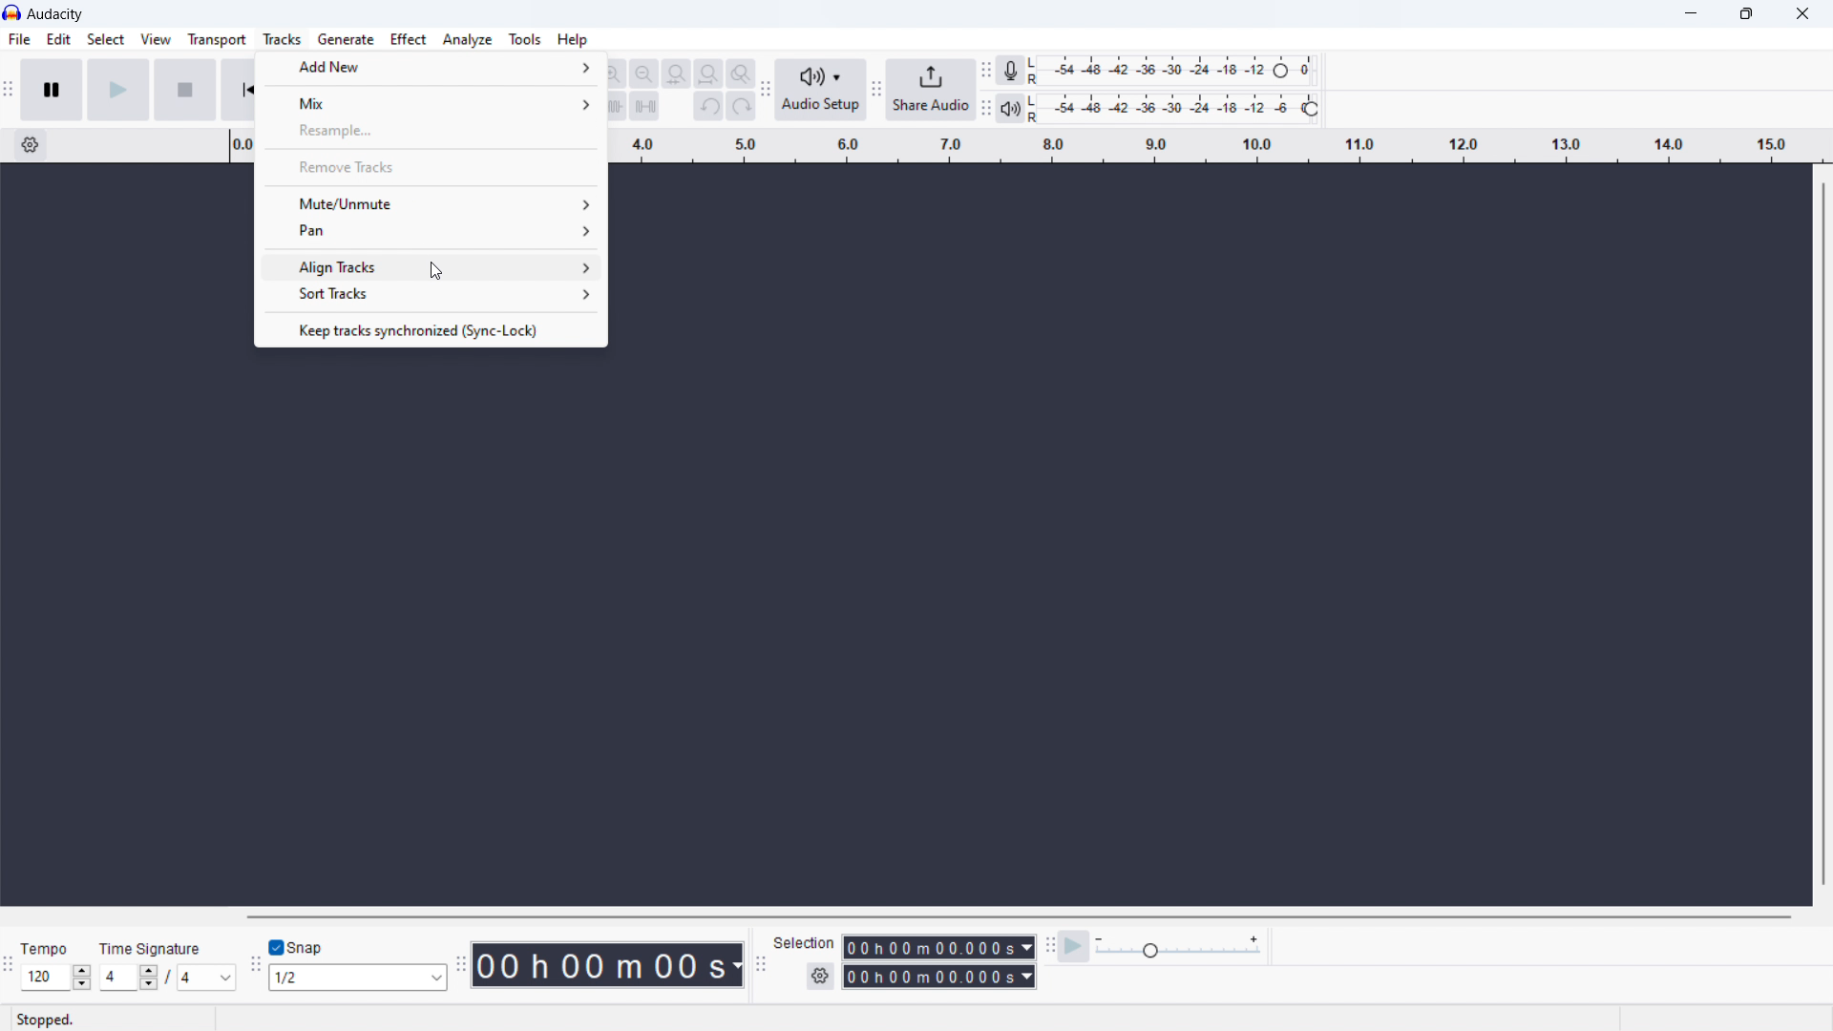 This screenshot has height=1031, width=1833. Describe the element at coordinates (433, 268) in the screenshot. I see `cursor` at that location.